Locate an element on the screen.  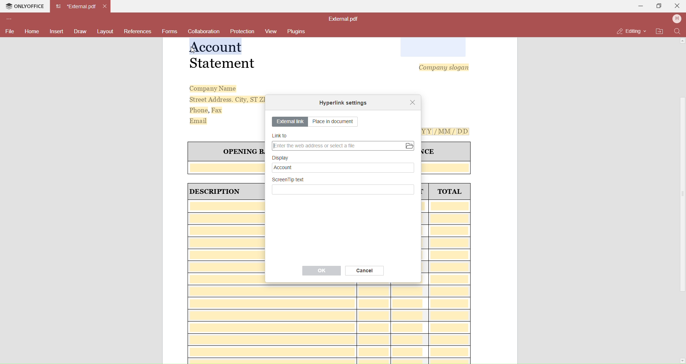
Forms is located at coordinates (170, 31).